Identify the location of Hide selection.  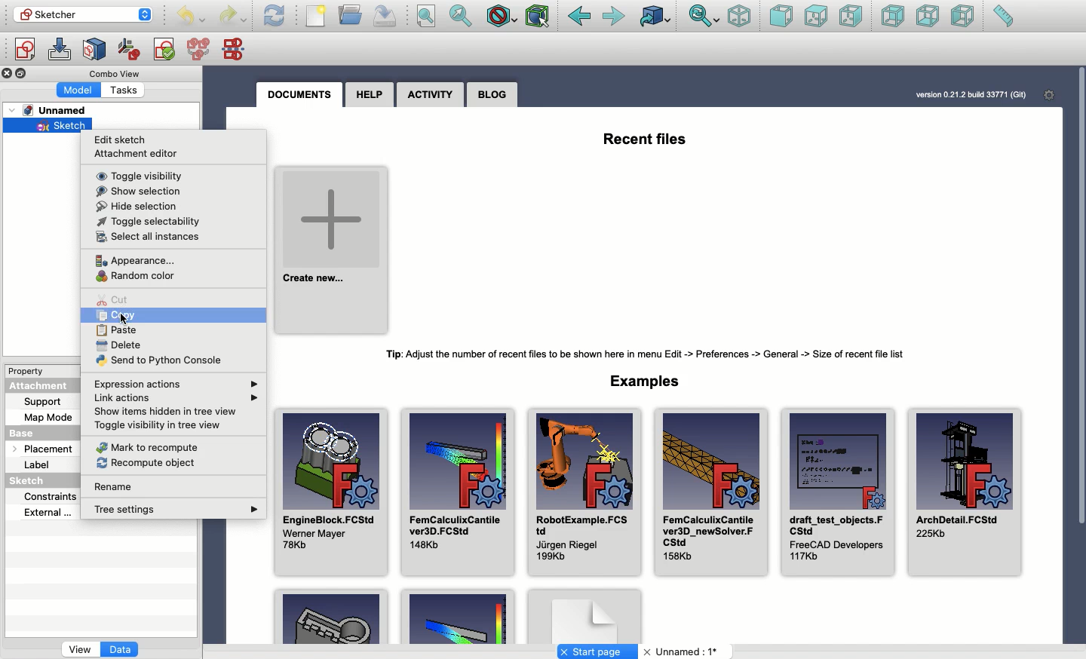
(137, 206).